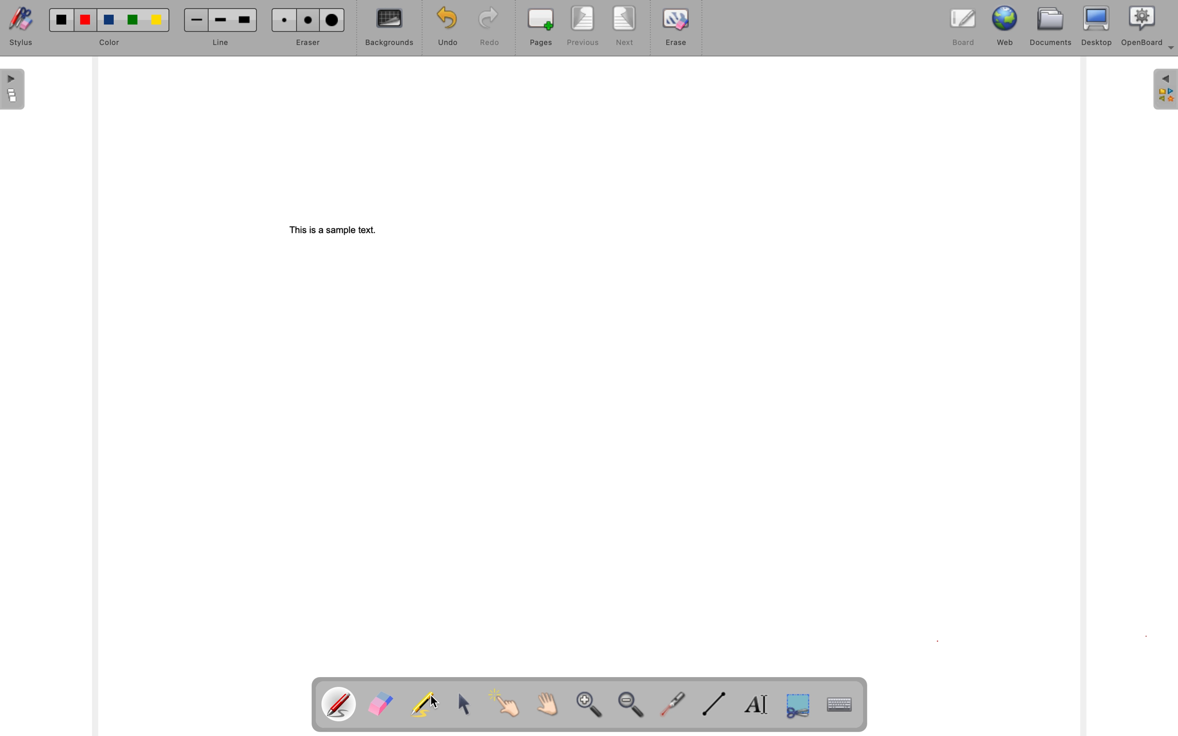 The image size is (1178, 736). What do you see at coordinates (382, 701) in the screenshot?
I see `Erase annotation` at bounding box center [382, 701].